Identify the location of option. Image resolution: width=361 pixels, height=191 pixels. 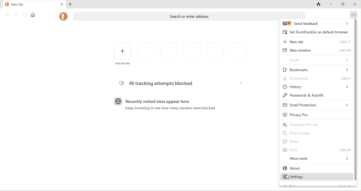
(354, 16).